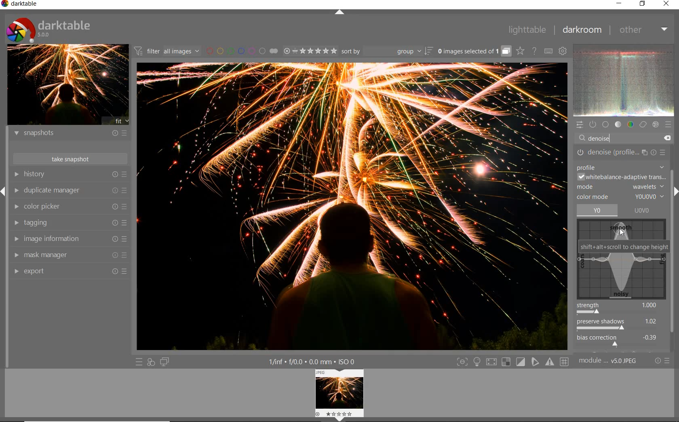  What do you see at coordinates (20, 4) in the screenshot?
I see `Darktable` at bounding box center [20, 4].